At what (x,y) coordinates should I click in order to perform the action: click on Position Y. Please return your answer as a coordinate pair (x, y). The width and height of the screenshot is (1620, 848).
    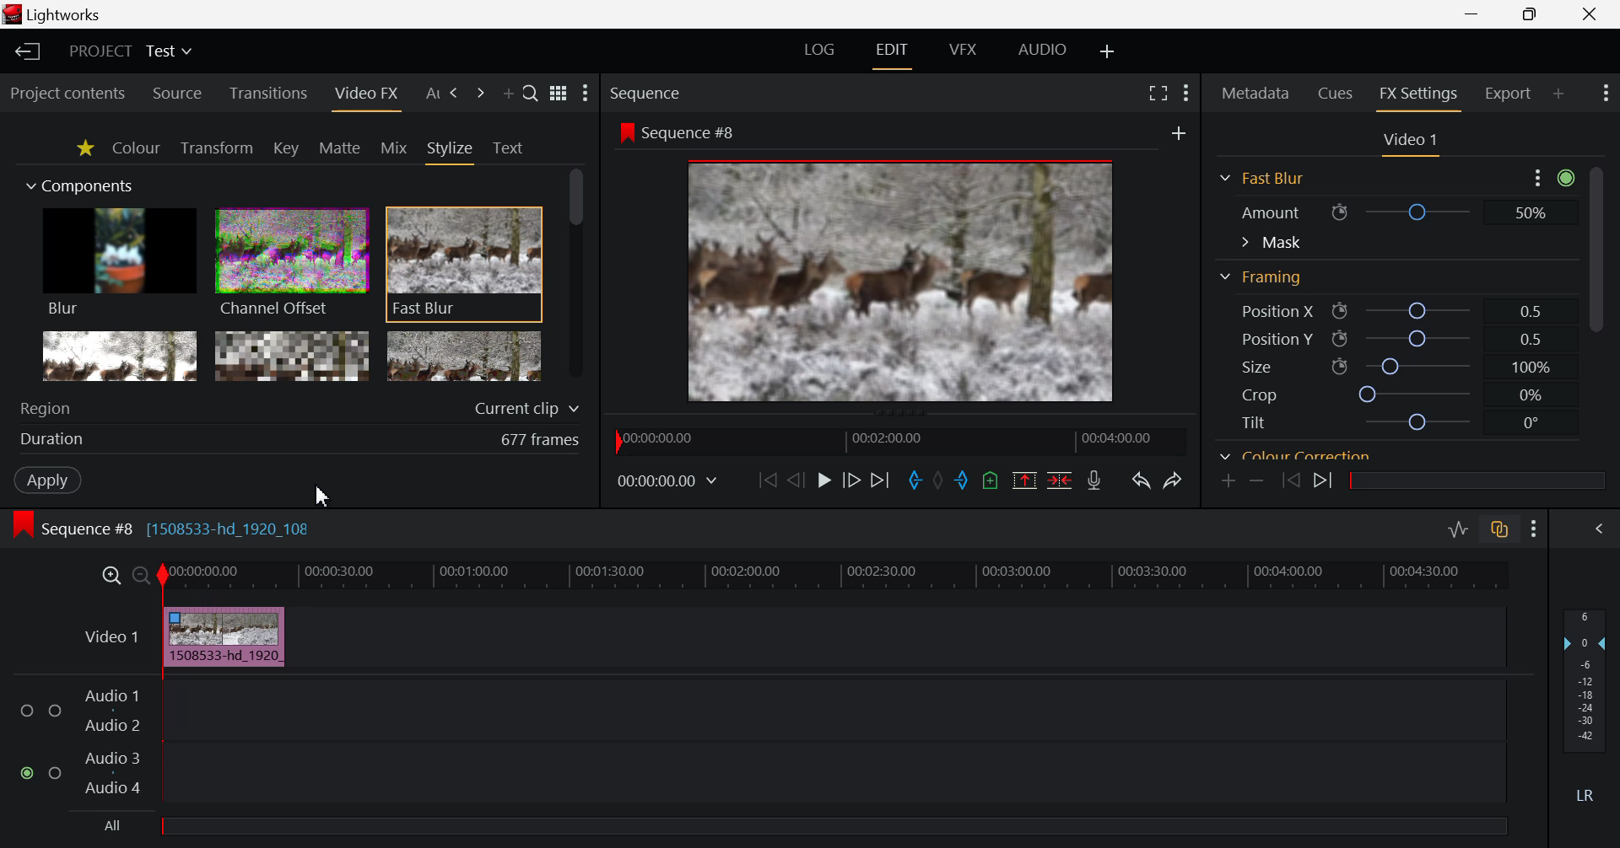
    Looking at the image, I should click on (1396, 335).